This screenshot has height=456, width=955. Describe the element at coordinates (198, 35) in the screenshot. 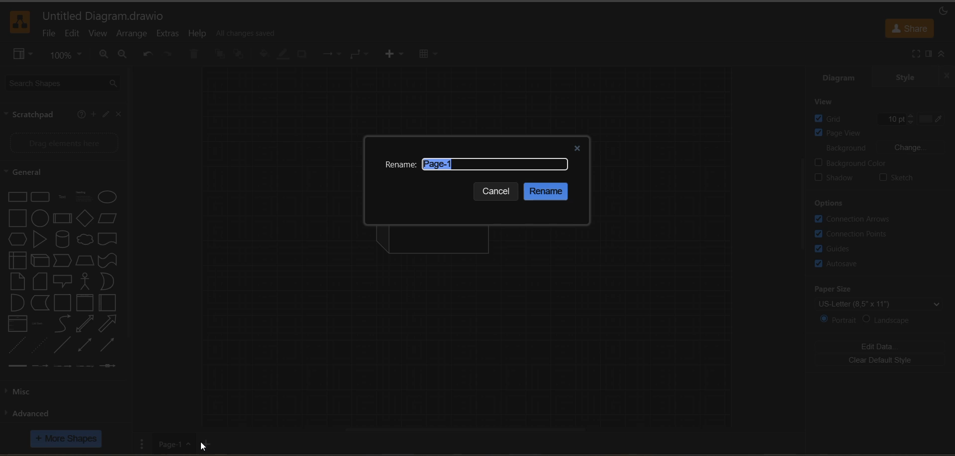

I see `help` at that location.